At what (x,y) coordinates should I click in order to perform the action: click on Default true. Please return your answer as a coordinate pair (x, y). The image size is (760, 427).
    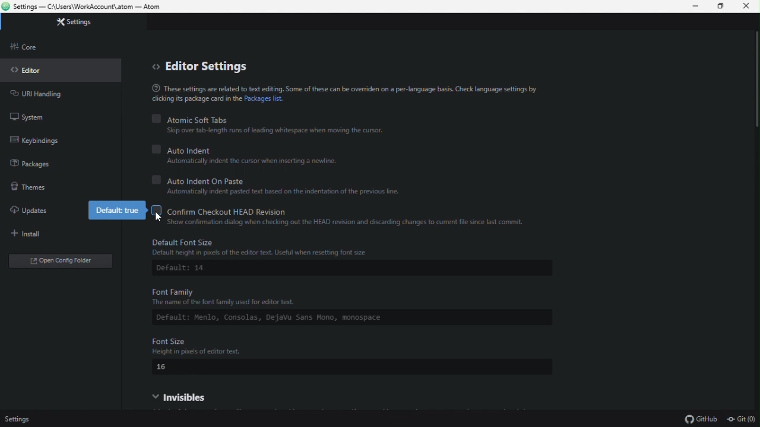
    Looking at the image, I should click on (115, 212).